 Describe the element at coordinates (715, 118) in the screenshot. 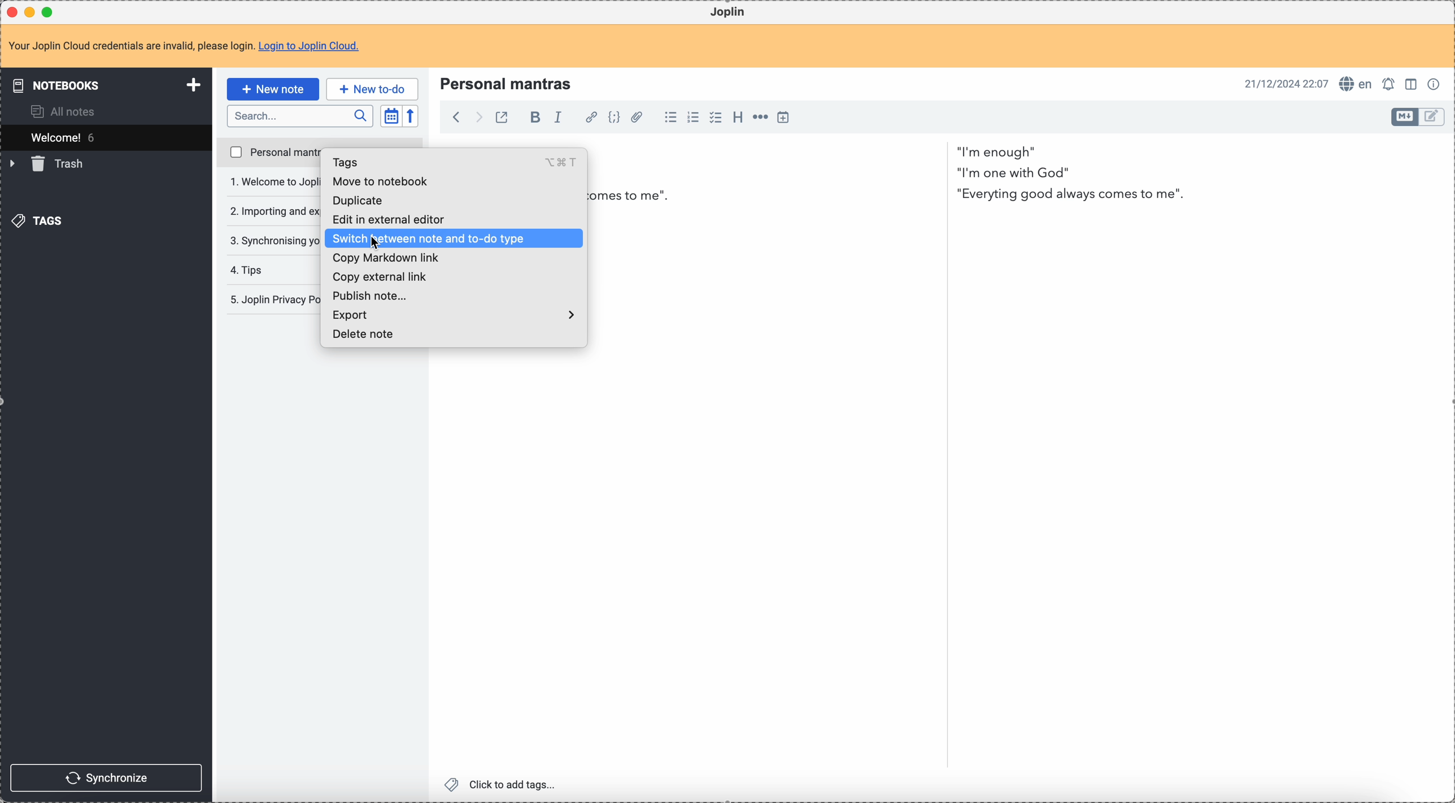

I see `checkbox` at that location.